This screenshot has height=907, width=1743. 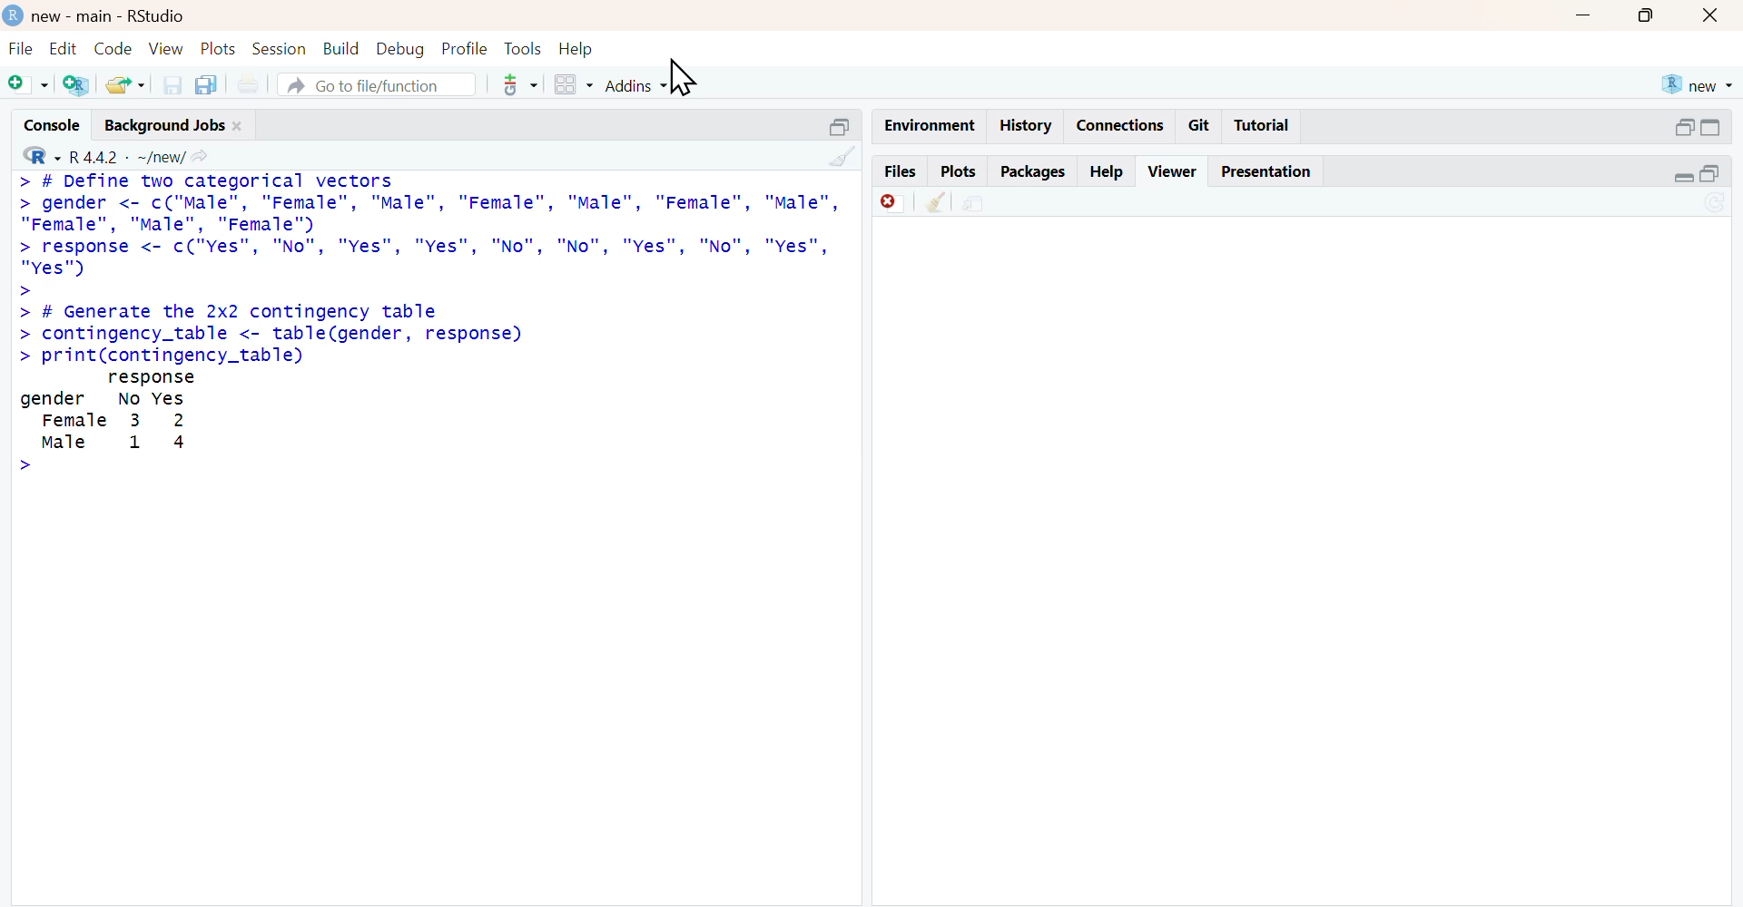 What do you see at coordinates (1686, 127) in the screenshot?
I see `open in separate window` at bounding box center [1686, 127].